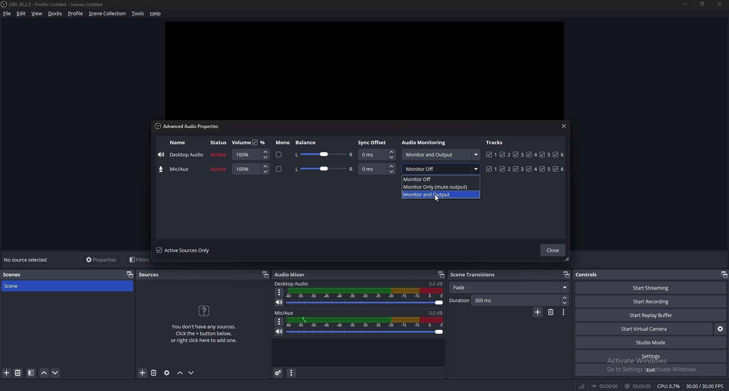  I want to click on network, so click(582, 386).